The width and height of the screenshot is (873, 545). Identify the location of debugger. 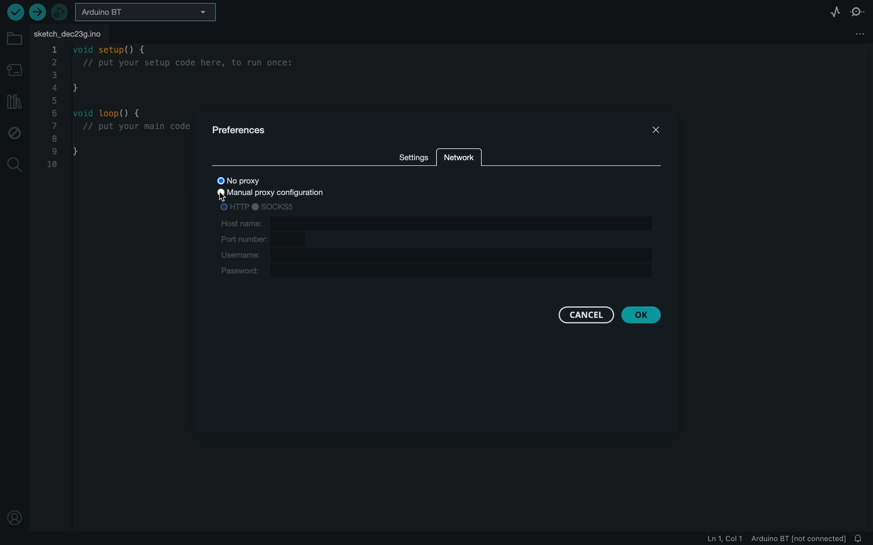
(60, 13).